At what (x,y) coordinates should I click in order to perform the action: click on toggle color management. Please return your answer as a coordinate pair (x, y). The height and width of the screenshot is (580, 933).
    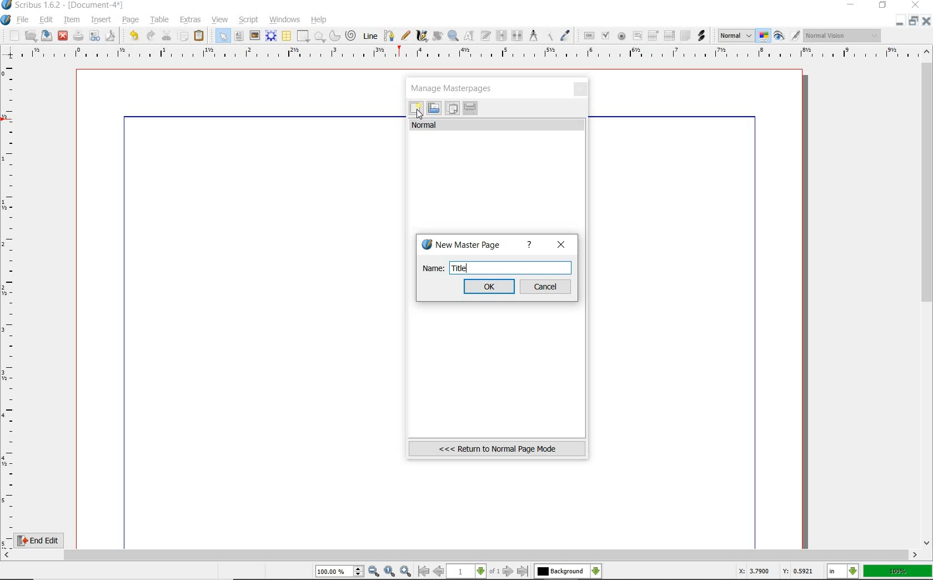
    Looking at the image, I should click on (764, 37).